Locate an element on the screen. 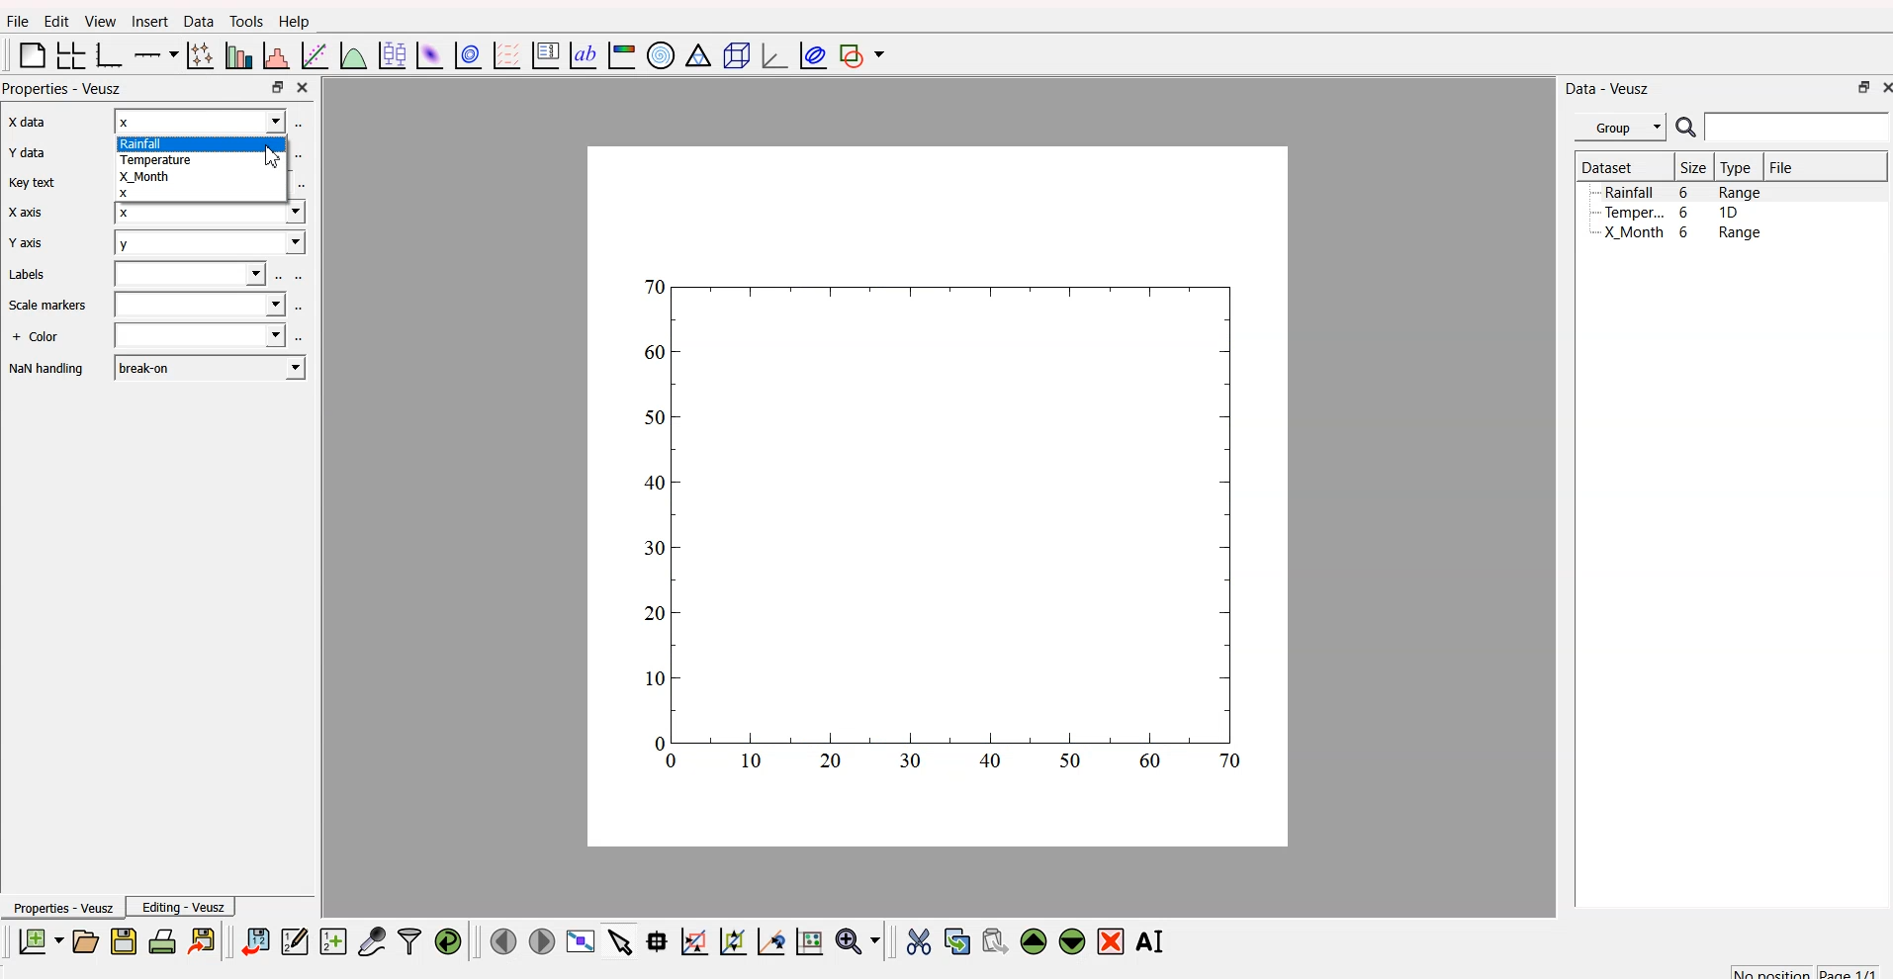 This screenshot has height=979, width=1893. copy the widget is located at coordinates (956, 938).